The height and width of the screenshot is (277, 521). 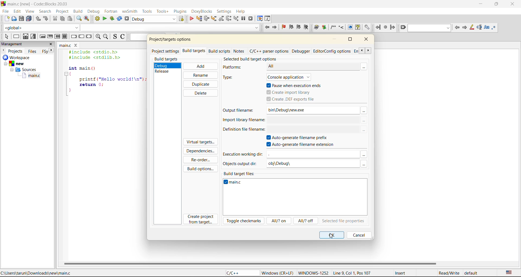 What do you see at coordinates (74, 37) in the screenshot?
I see `break instruction` at bounding box center [74, 37].